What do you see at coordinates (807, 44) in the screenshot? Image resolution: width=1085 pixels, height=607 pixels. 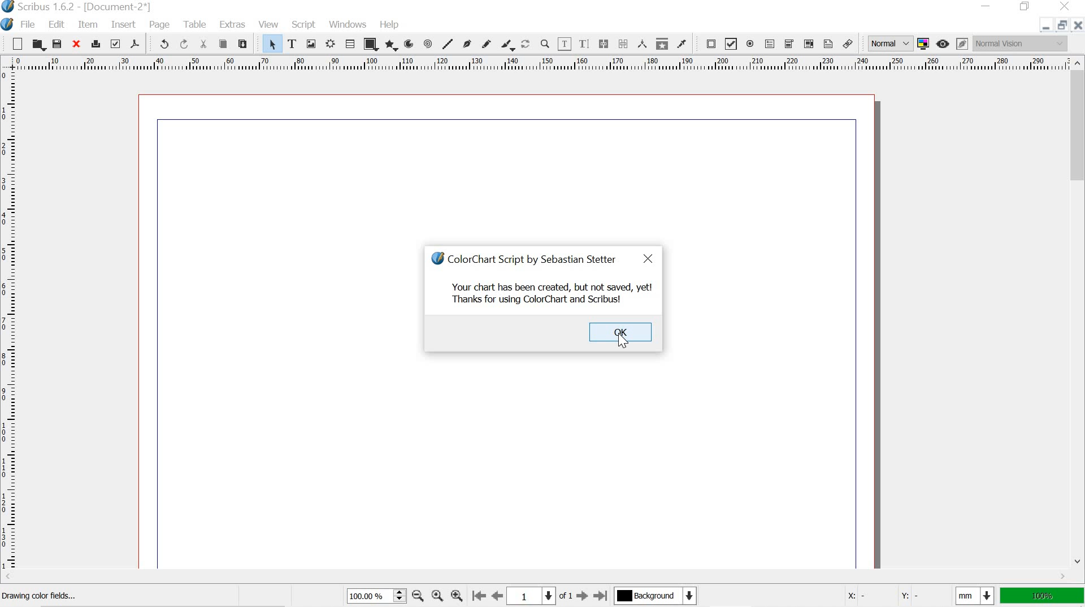 I see `pdf list box` at bounding box center [807, 44].